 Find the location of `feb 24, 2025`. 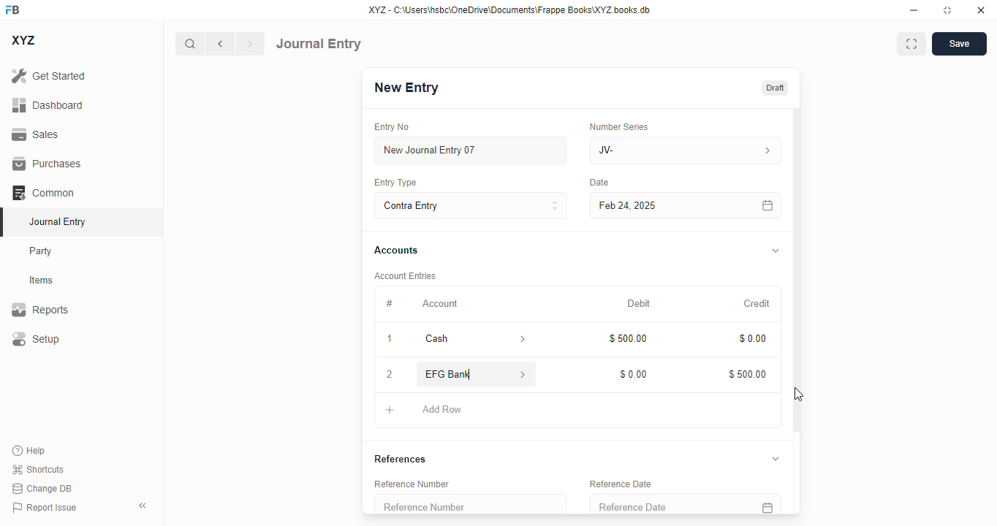

feb 24, 2025 is located at coordinates (654, 206).